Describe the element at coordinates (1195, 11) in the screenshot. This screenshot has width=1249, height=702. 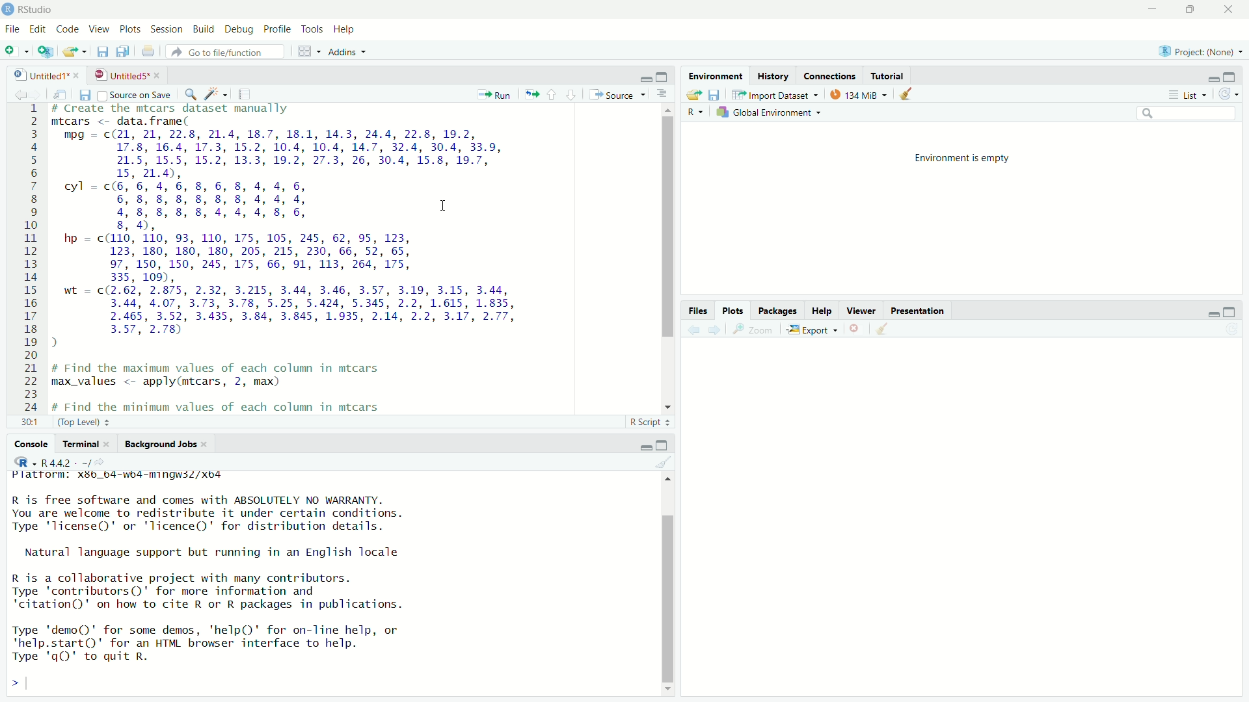
I see `maximise` at that location.